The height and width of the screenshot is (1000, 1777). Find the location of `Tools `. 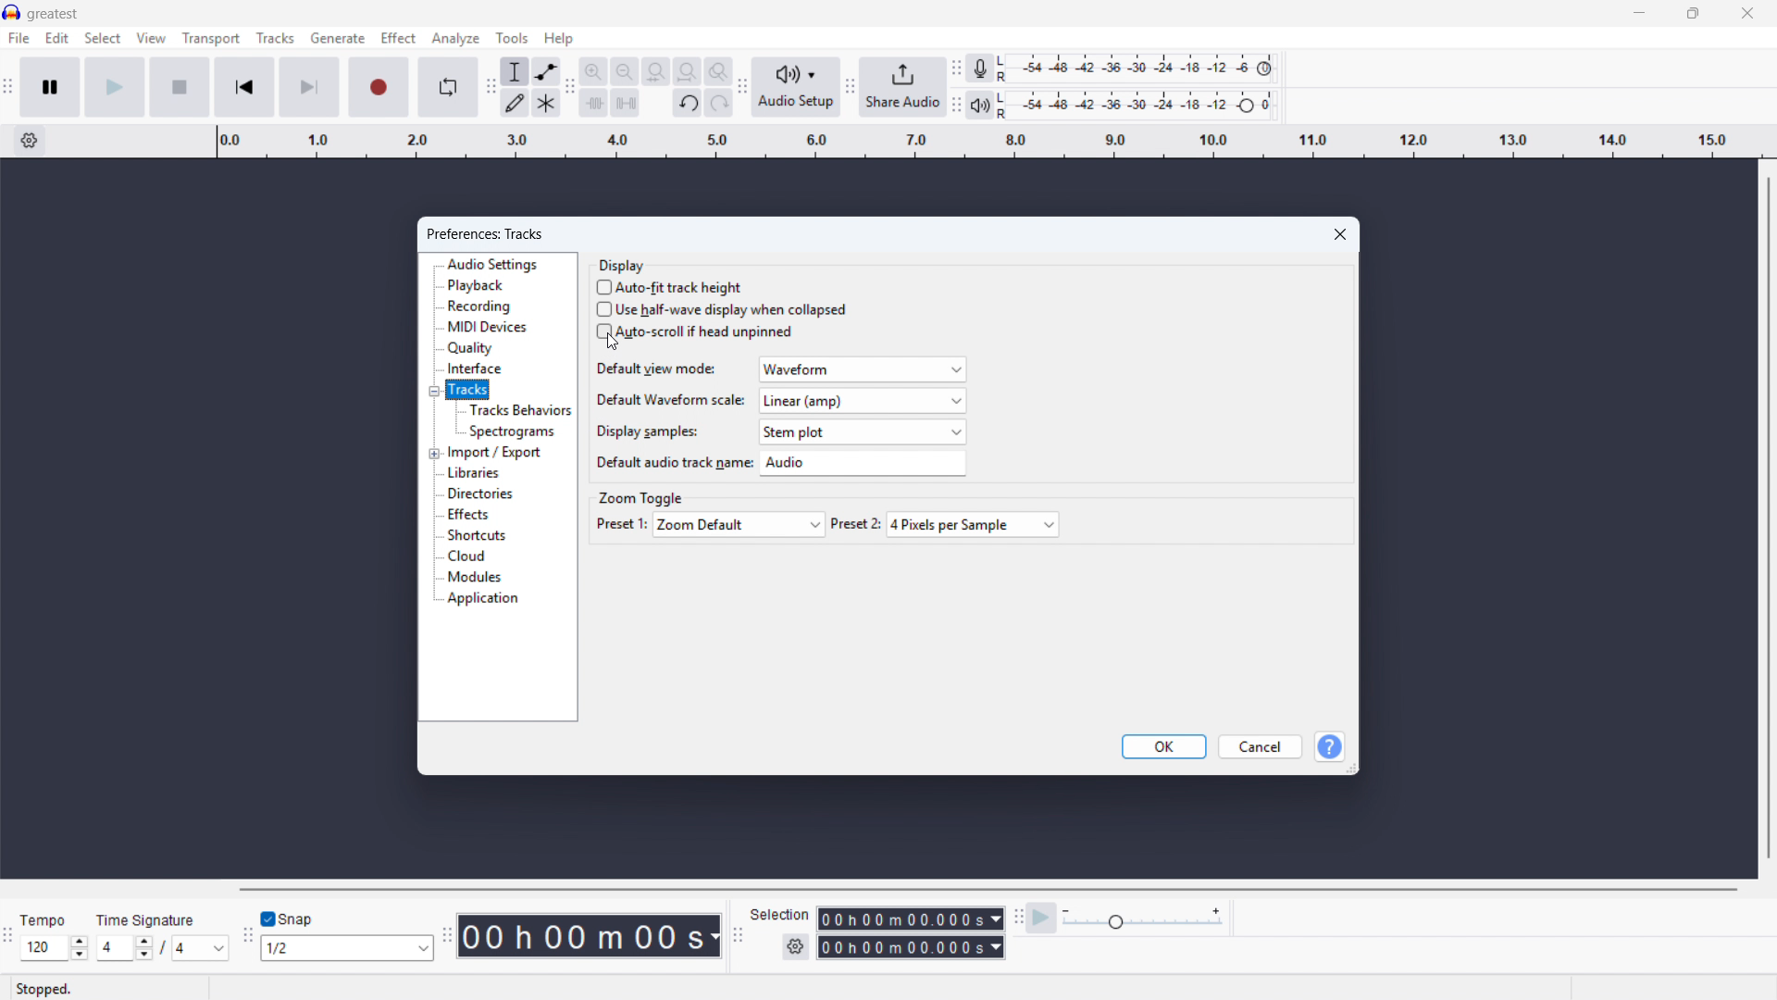

Tools  is located at coordinates (513, 38).